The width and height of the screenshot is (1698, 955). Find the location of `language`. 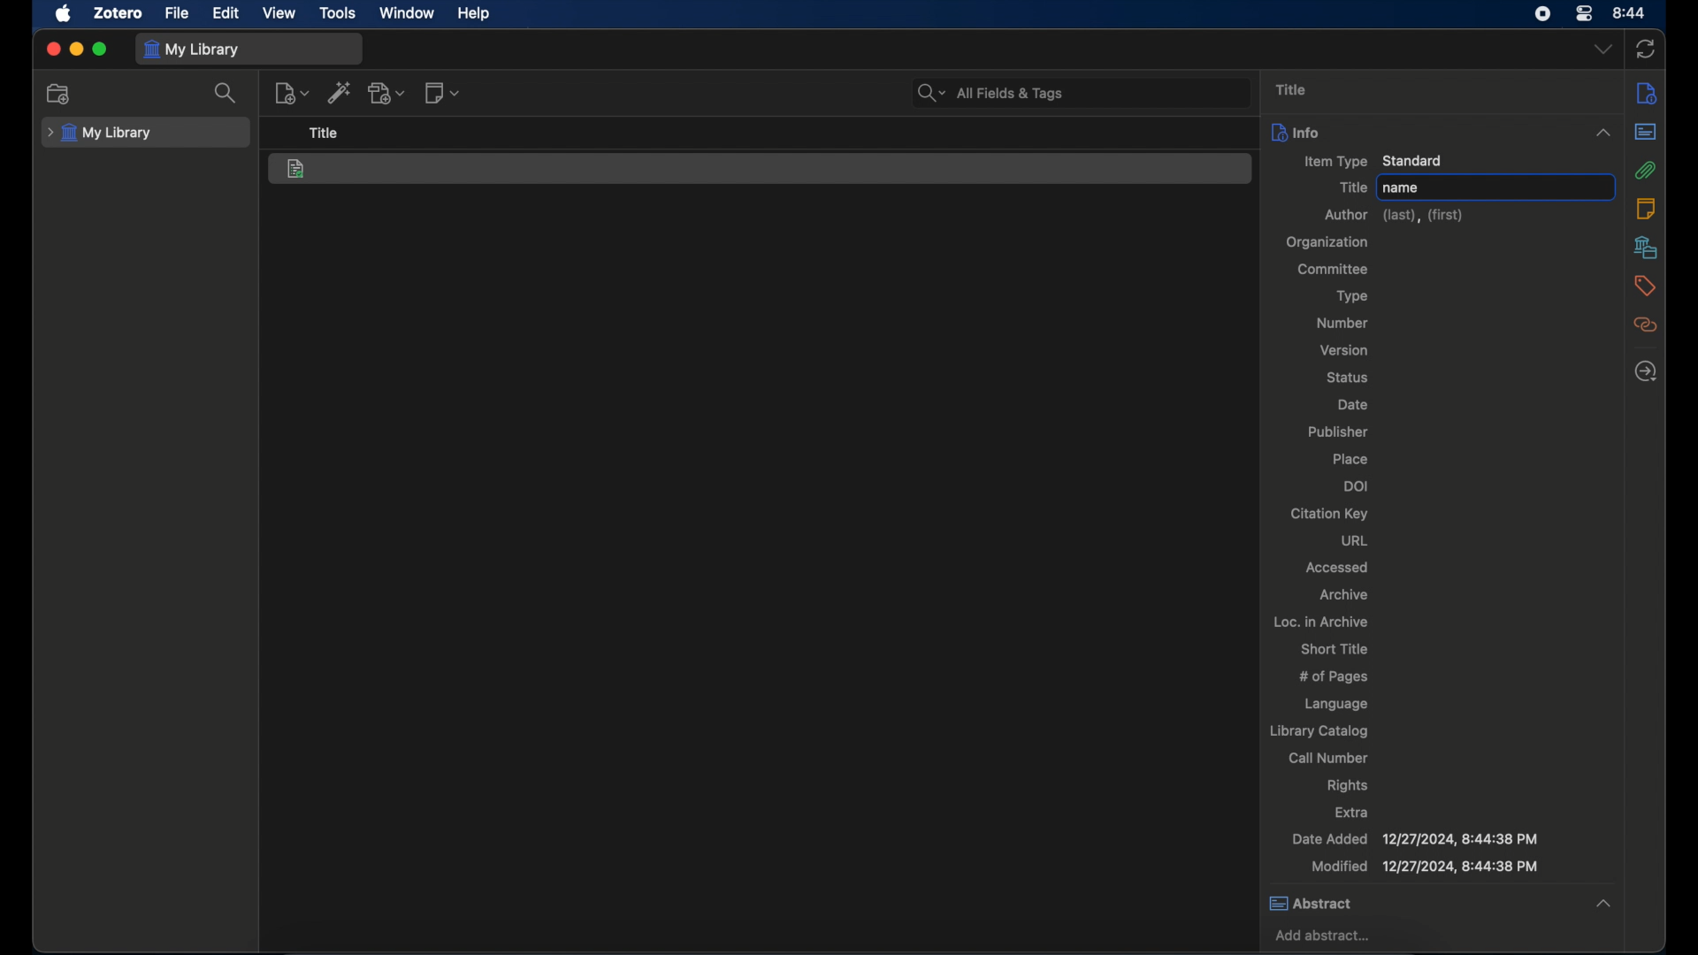

language is located at coordinates (1334, 704).